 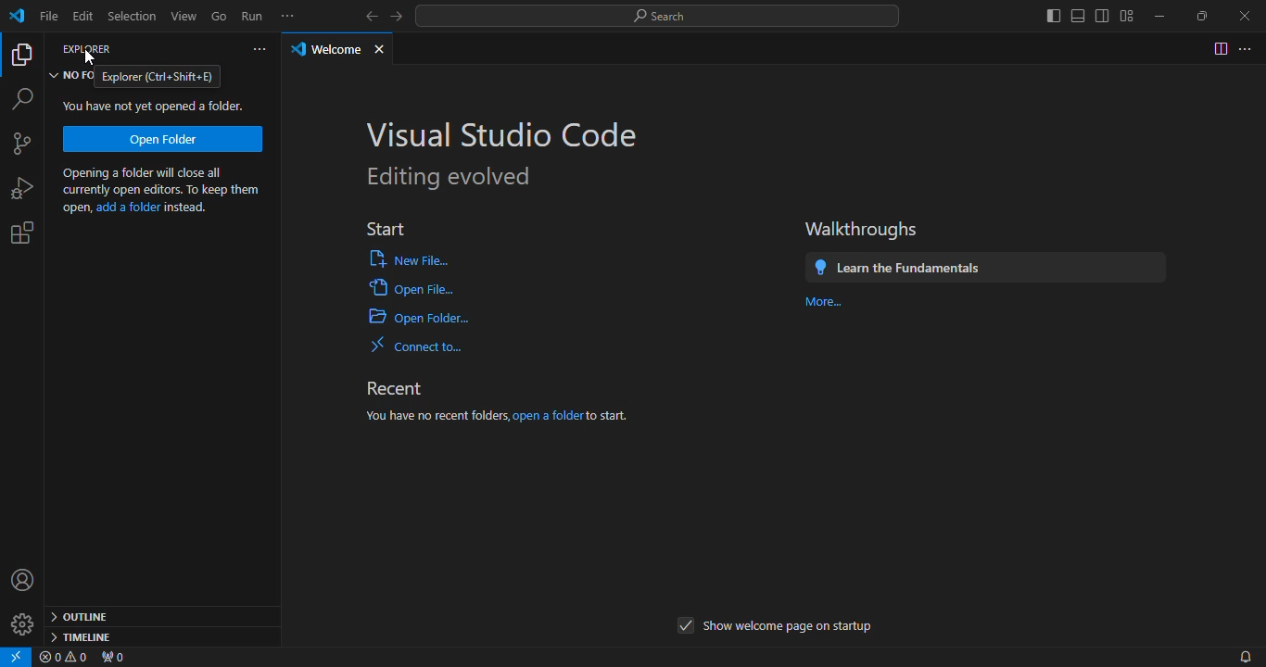 What do you see at coordinates (19, 628) in the screenshot?
I see `settings` at bounding box center [19, 628].